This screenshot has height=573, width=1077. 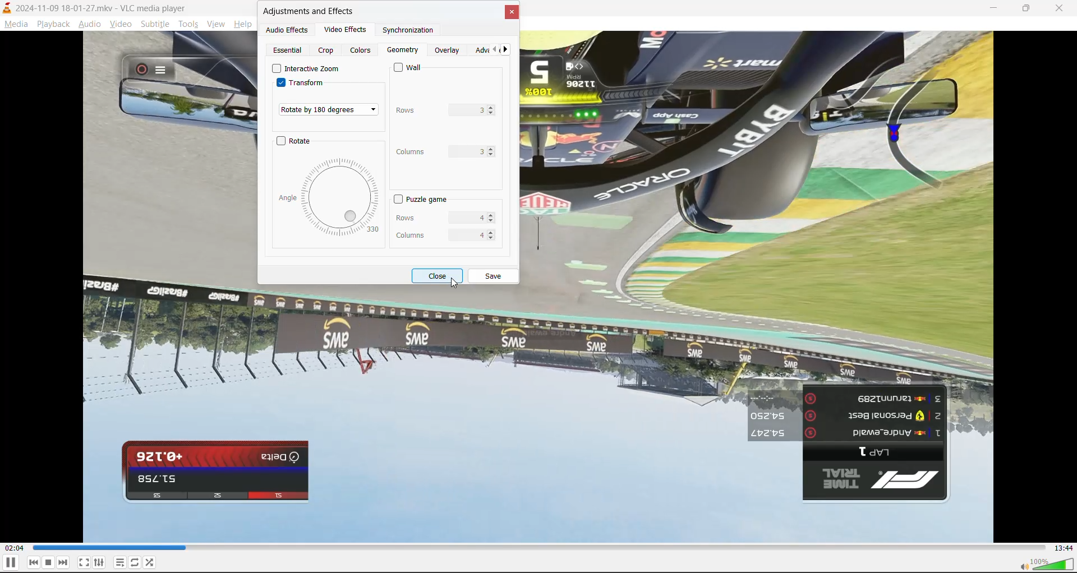 I want to click on close tab, so click(x=512, y=15).